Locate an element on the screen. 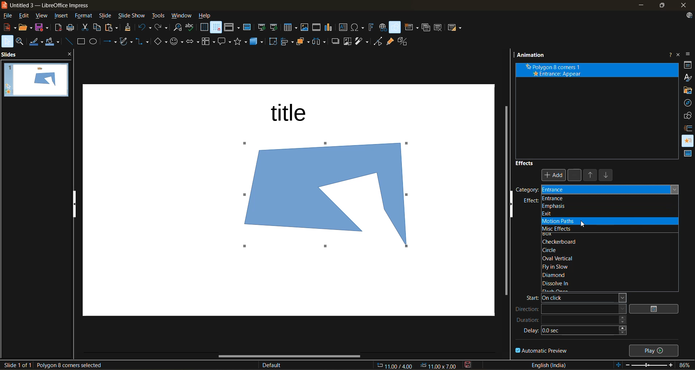 The height and width of the screenshot is (370, 695). display views is located at coordinates (231, 28).